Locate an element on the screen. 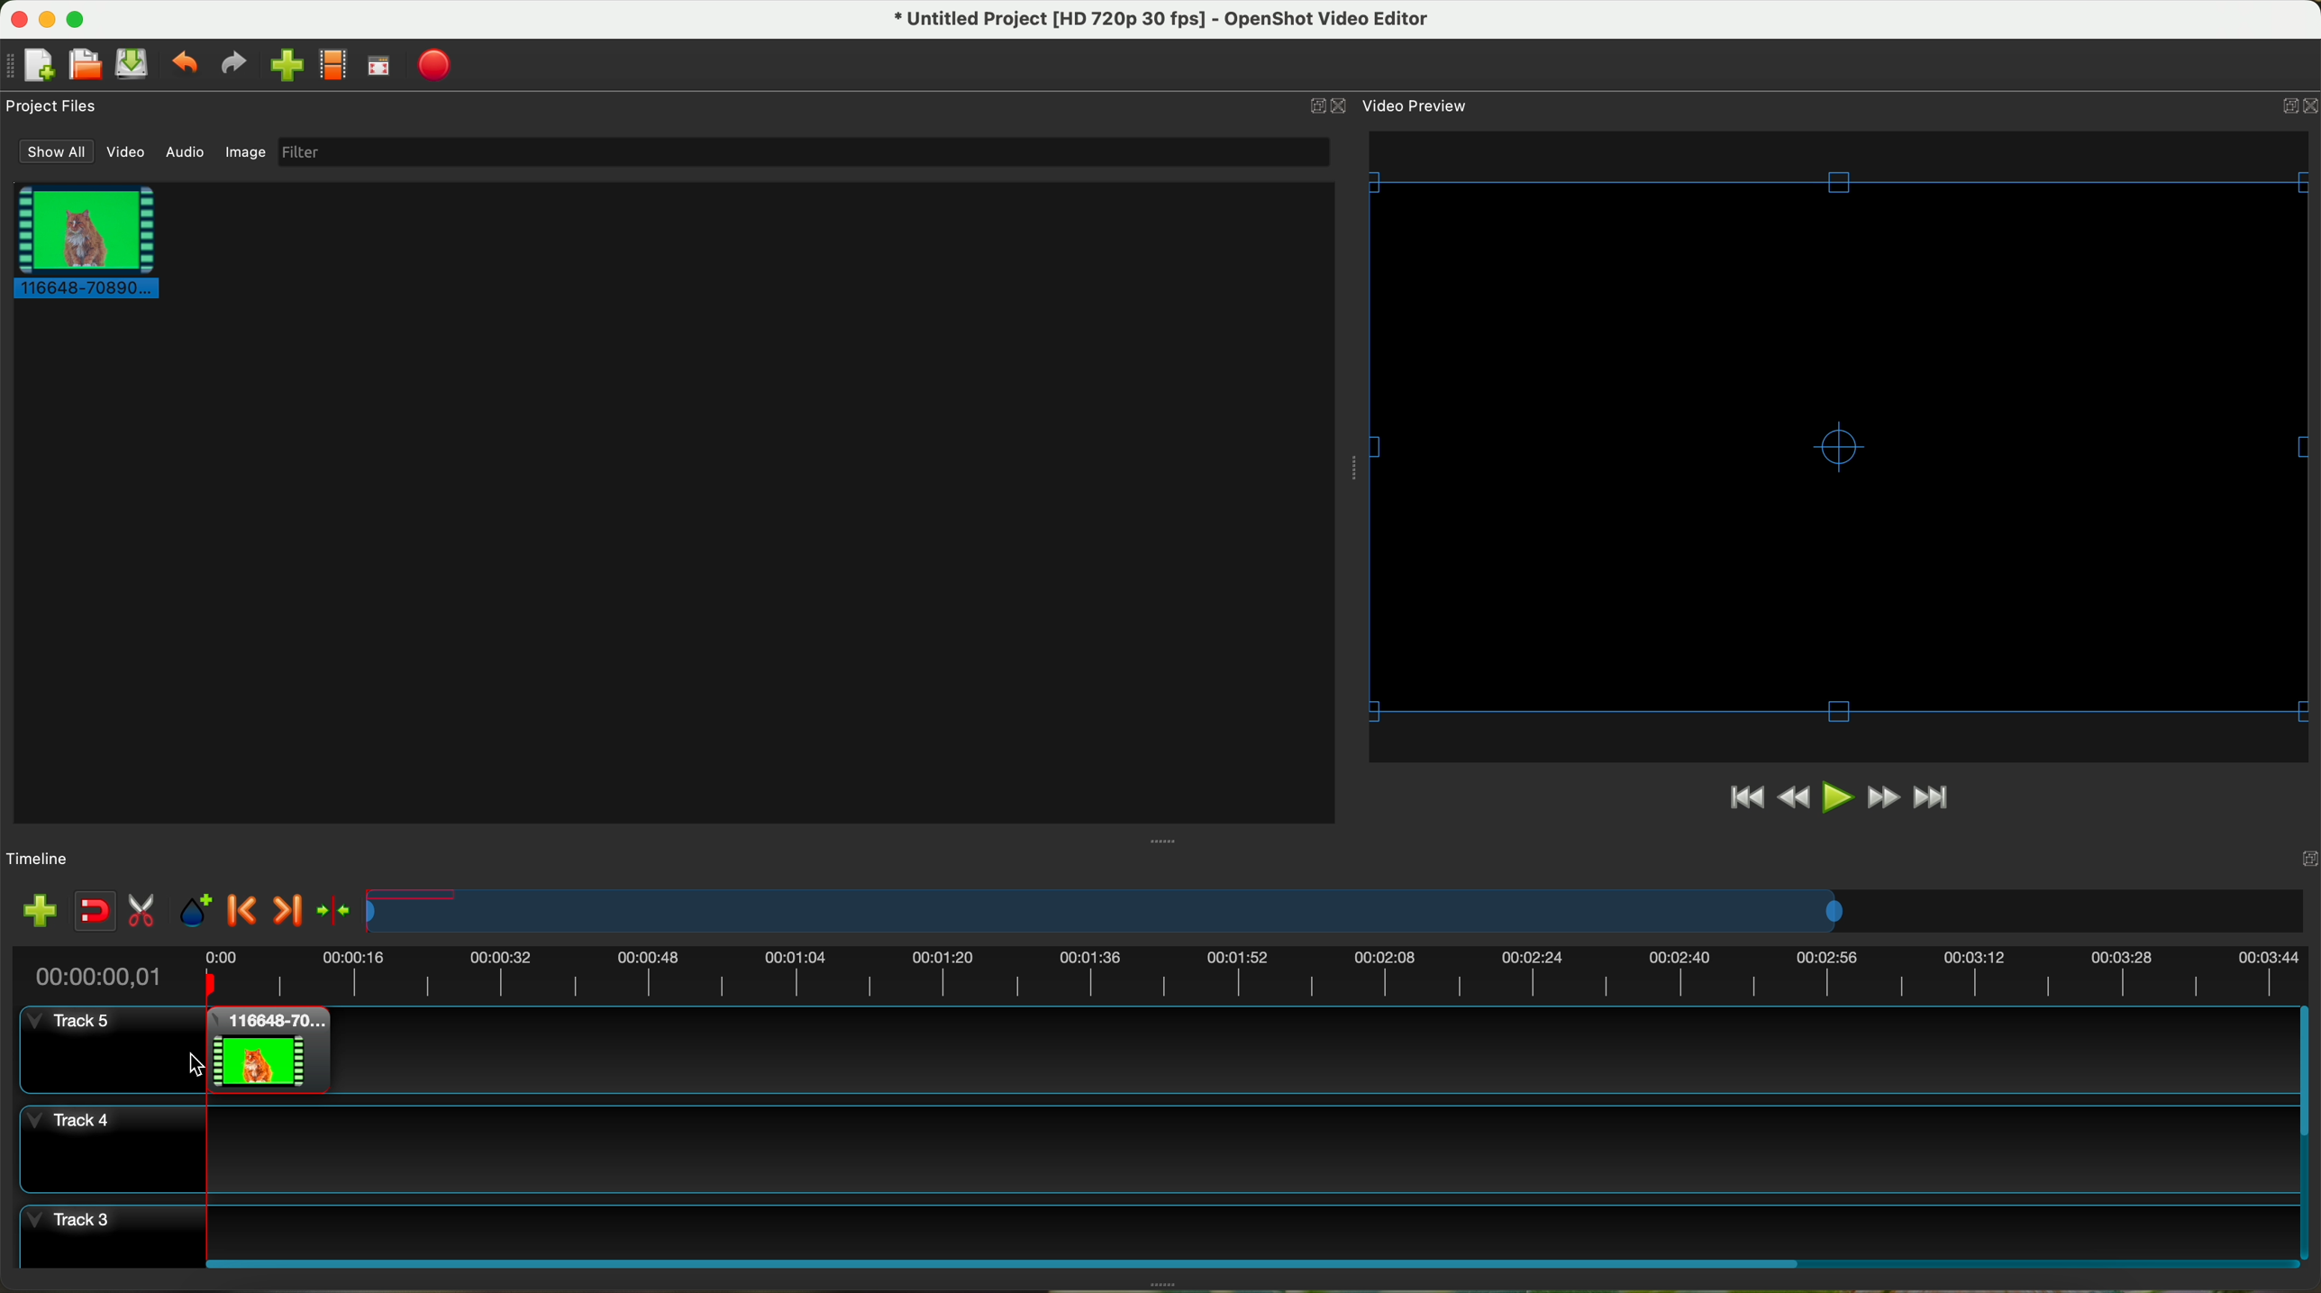  track 3 is located at coordinates (1156, 1227).